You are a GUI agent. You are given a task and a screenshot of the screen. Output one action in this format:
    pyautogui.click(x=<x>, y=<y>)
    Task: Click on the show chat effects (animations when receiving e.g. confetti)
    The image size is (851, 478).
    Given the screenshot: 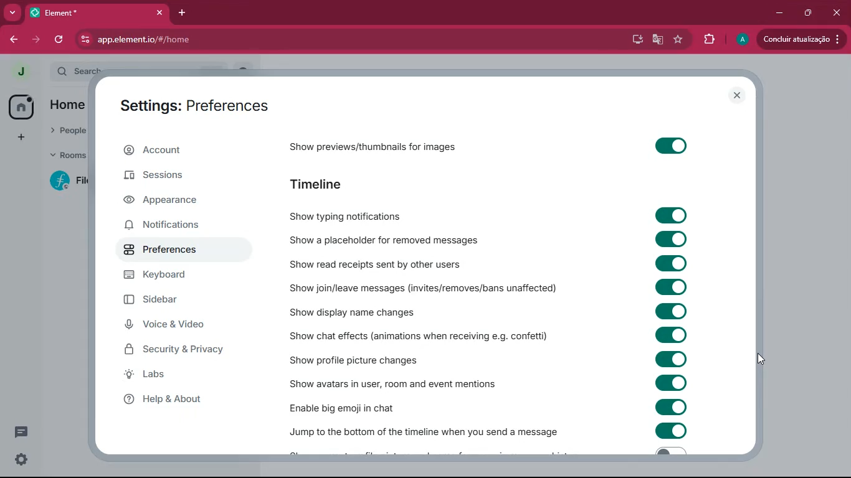 What is the action you would take?
    pyautogui.click(x=424, y=335)
    